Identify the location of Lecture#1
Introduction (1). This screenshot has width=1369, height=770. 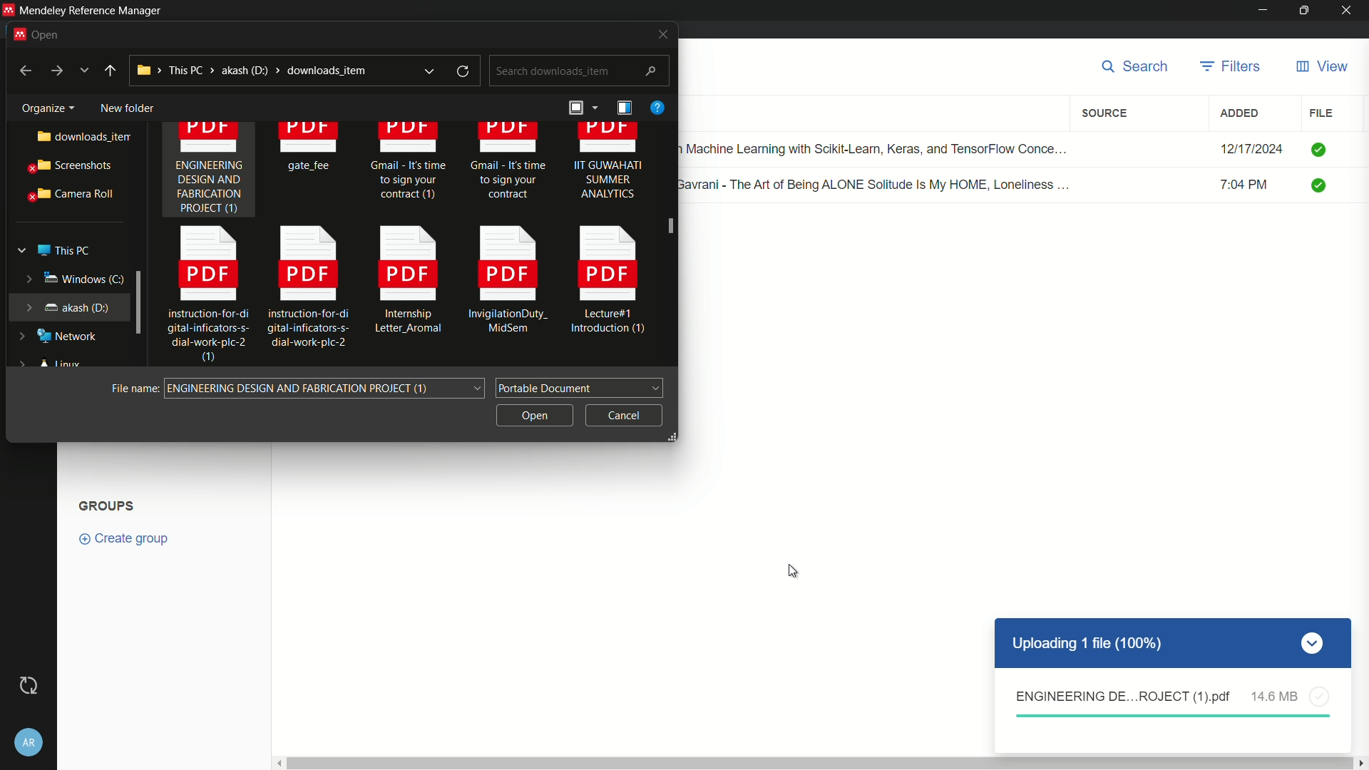
(610, 284).